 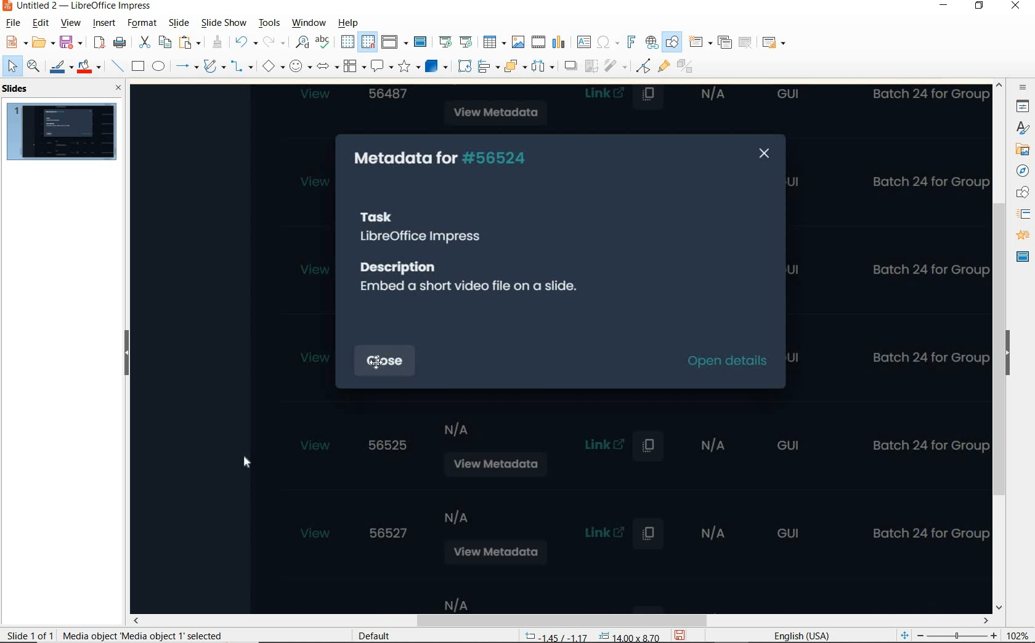 I want to click on FORMAT, so click(x=142, y=23).